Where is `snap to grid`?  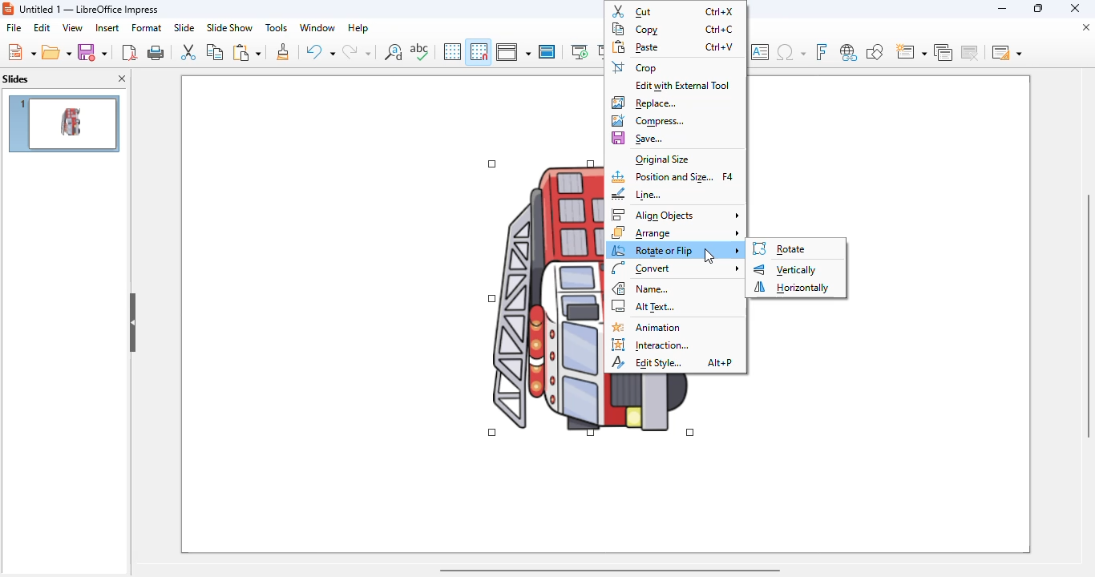
snap to grid is located at coordinates (479, 51).